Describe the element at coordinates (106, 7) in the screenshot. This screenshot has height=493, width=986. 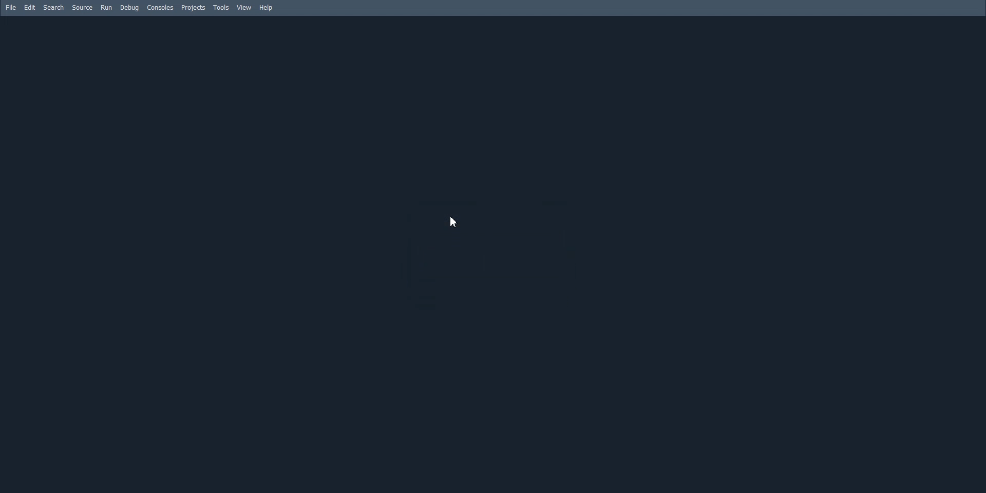
I see `Run` at that location.